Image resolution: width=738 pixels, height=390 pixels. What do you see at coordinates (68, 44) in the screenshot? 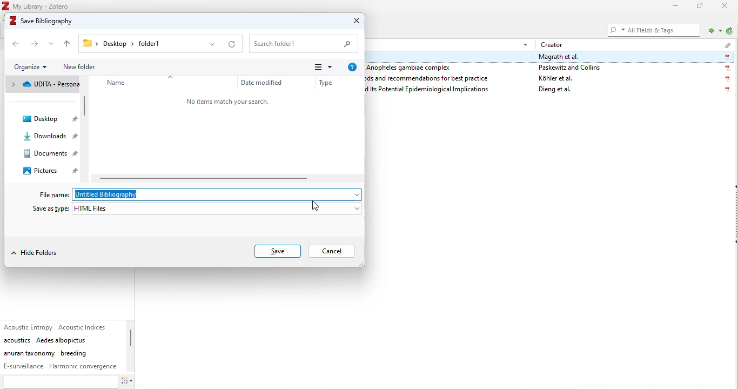
I see `up to previous folder` at bounding box center [68, 44].